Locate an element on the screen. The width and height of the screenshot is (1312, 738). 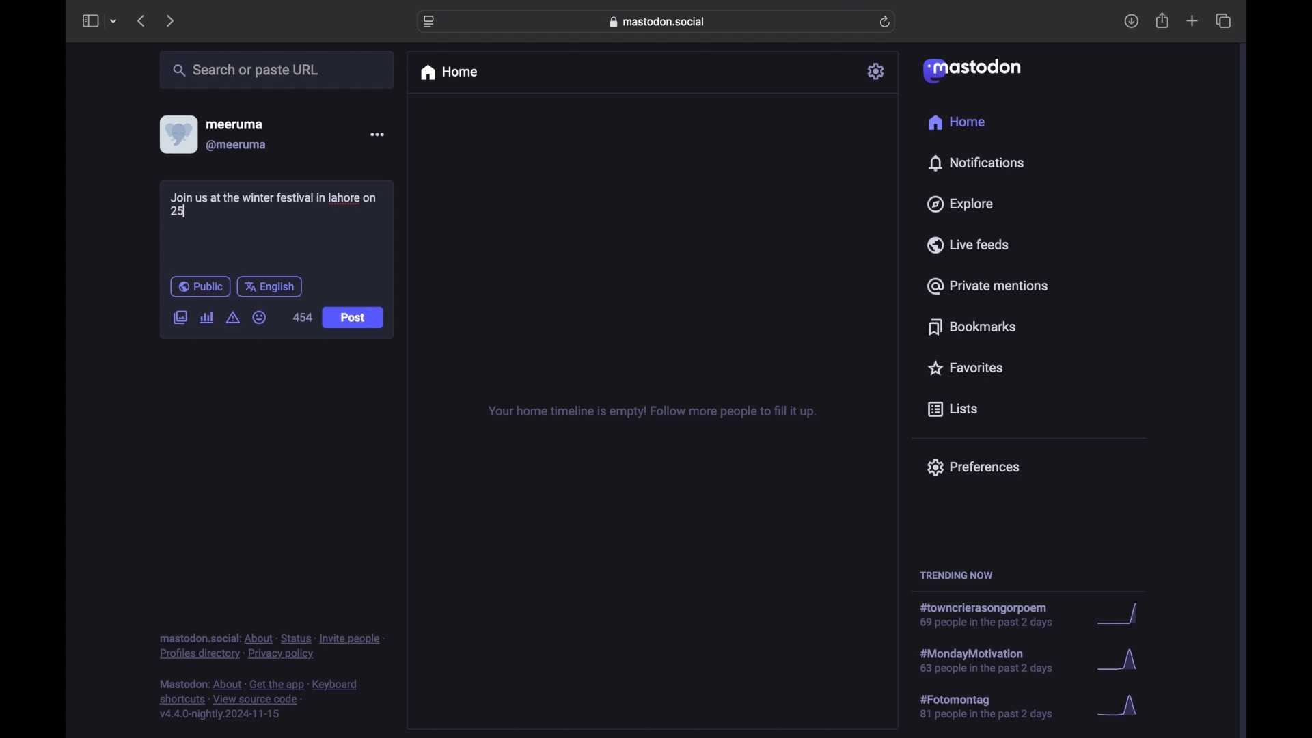
bookmarks is located at coordinates (972, 327).